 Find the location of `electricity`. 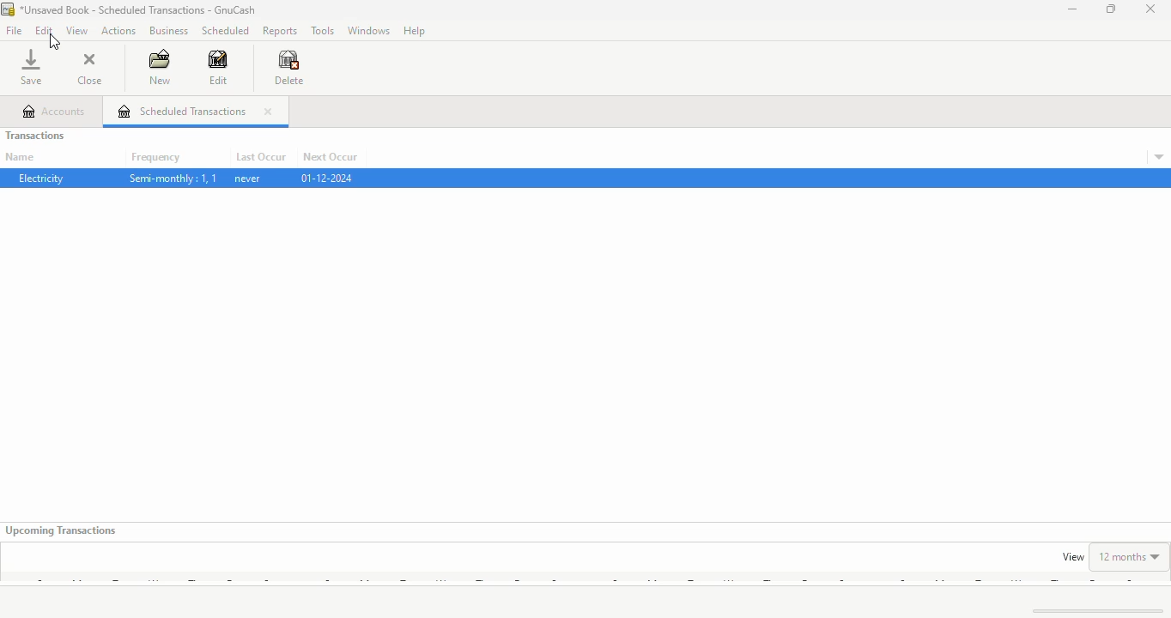

electricity is located at coordinates (42, 178).